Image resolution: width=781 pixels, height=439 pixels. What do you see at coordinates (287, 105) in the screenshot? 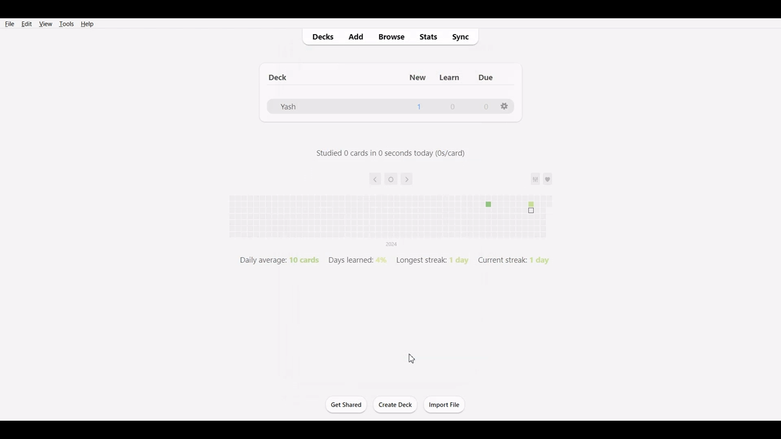
I see `Yash` at bounding box center [287, 105].